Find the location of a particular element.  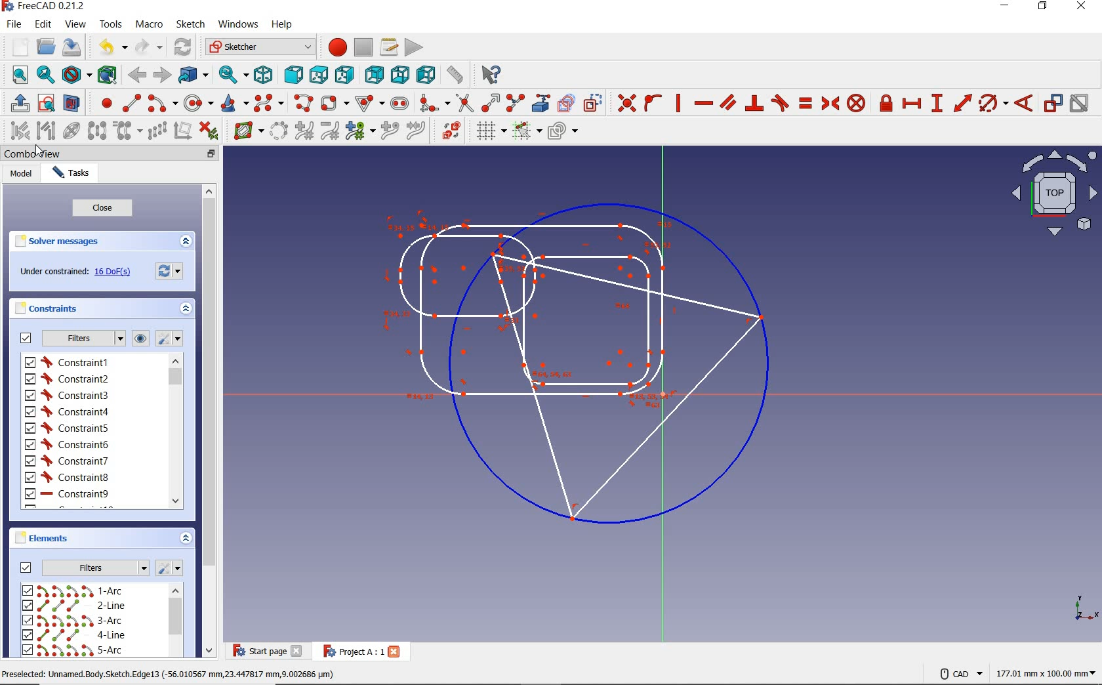

constraint3 is located at coordinates (67, 395).